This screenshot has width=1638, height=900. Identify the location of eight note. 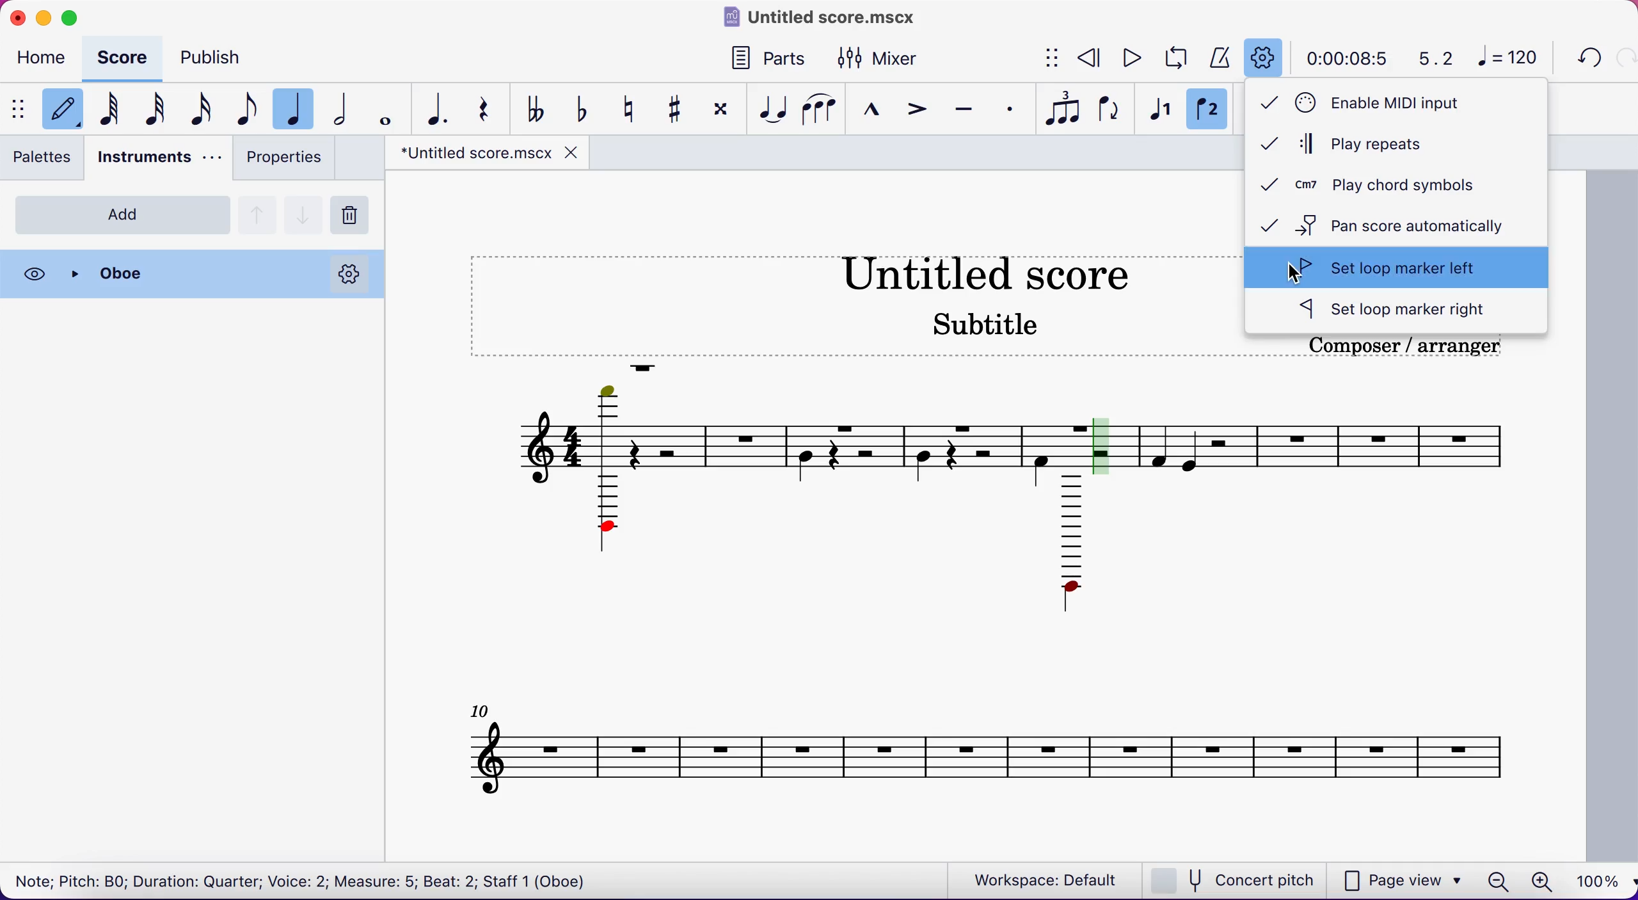
(244, 111).